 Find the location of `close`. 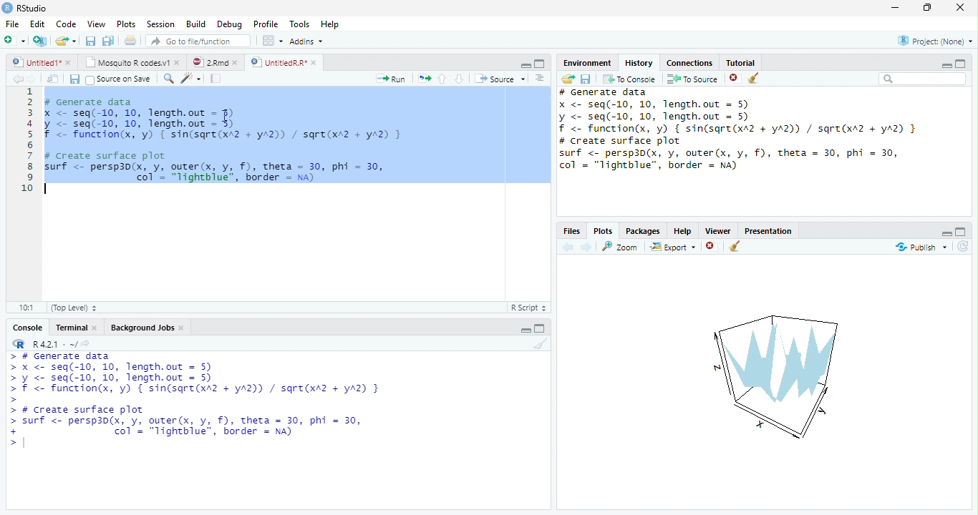

close is located at coordinates (314, 62).